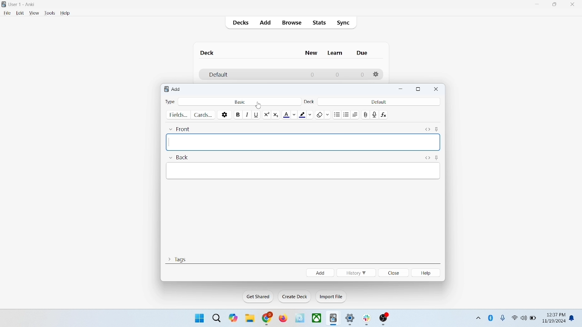 The height and width of the screenshot is (327, 582). I want to click on view, so click(34, 13).